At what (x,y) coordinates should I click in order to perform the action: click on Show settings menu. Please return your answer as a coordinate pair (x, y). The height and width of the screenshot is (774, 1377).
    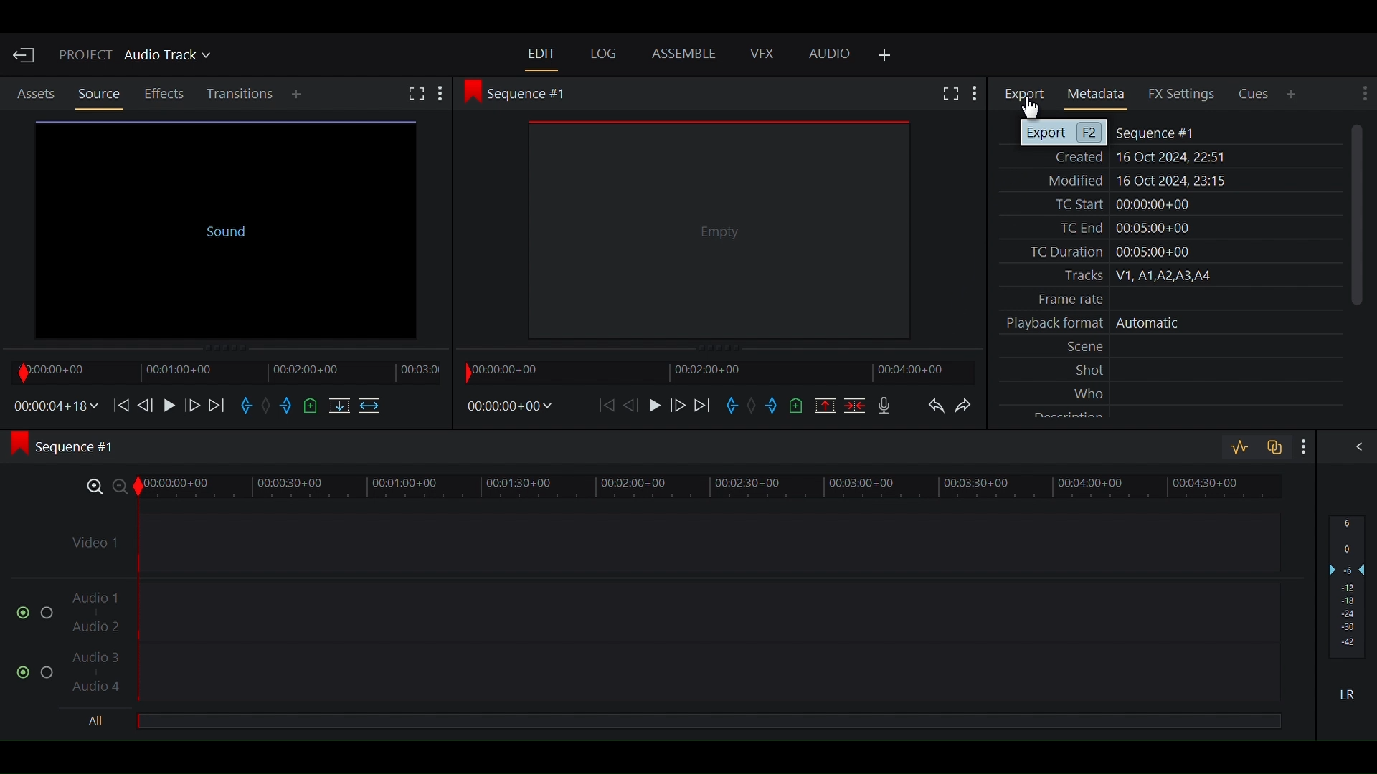
    Looking at the image, I should click on (1362, 94).